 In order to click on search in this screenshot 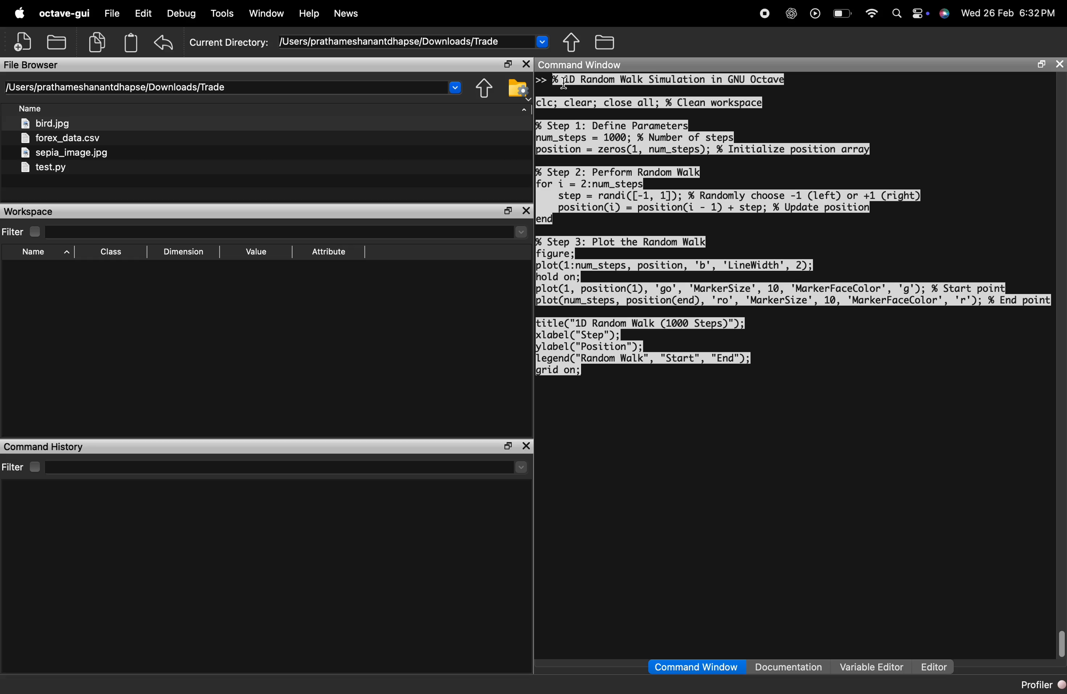, I will do `click(896, 13)`.